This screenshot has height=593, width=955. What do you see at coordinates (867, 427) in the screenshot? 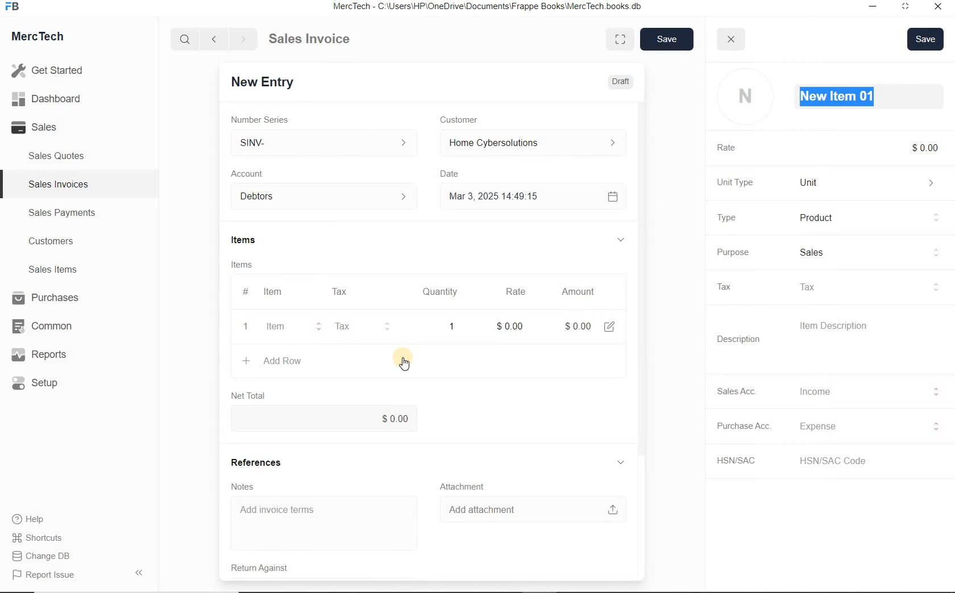
I see `Expense` at bounding box center [867, 427].